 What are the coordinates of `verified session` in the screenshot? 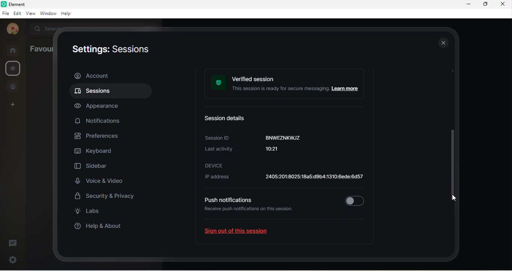 It's located at (287, 84).